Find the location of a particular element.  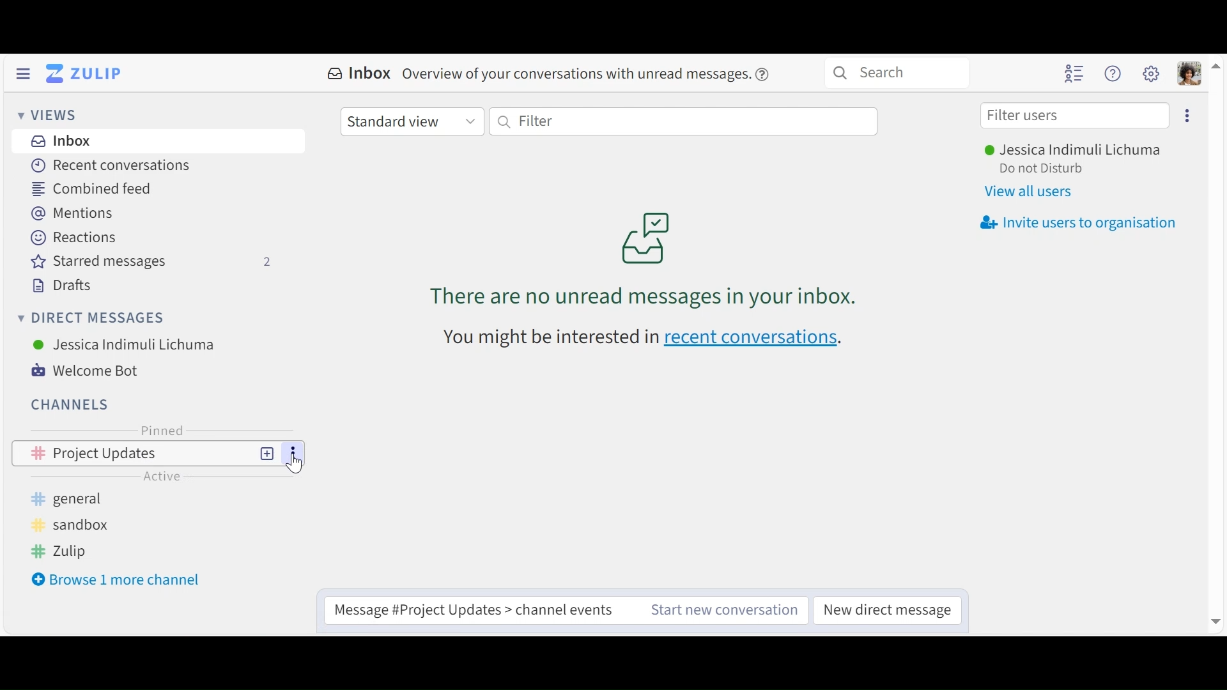

Drafts is located at coordinates (60, 286).